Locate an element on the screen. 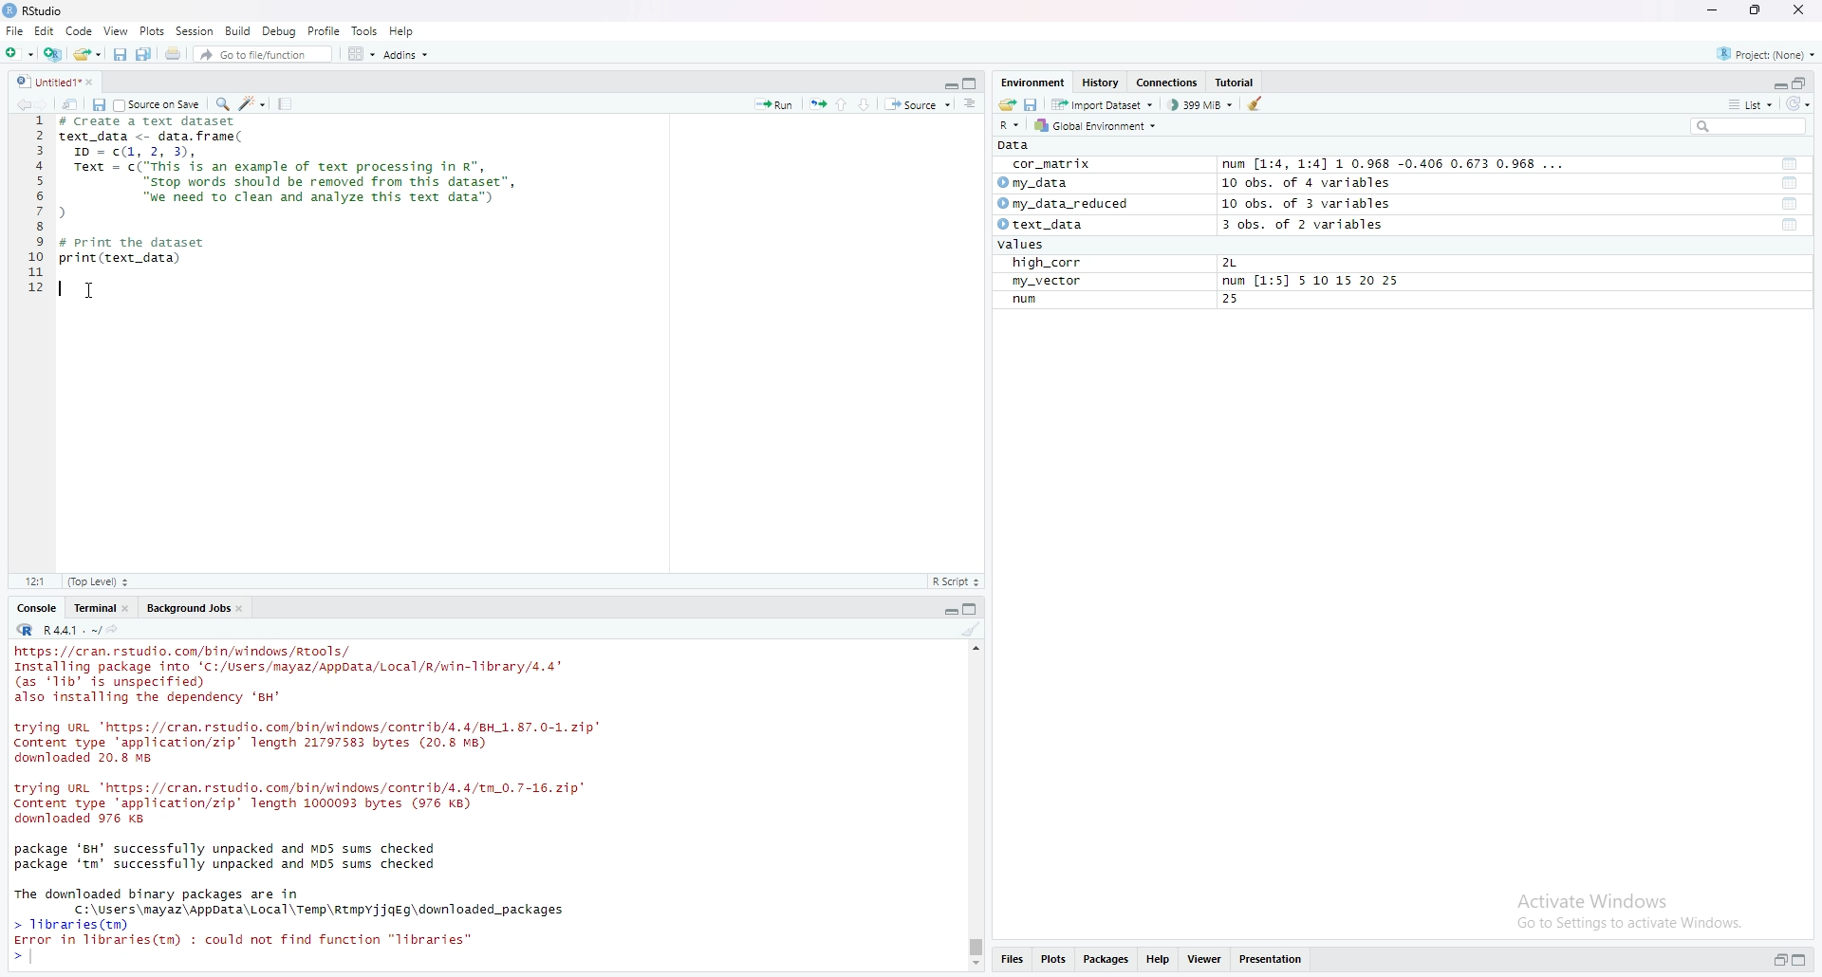 This screenshot has height=977, width=1822. build is located at coordinates (238, 31).